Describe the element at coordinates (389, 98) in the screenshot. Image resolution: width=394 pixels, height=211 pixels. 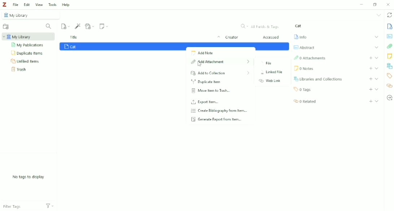
I see `Locate` at that location.